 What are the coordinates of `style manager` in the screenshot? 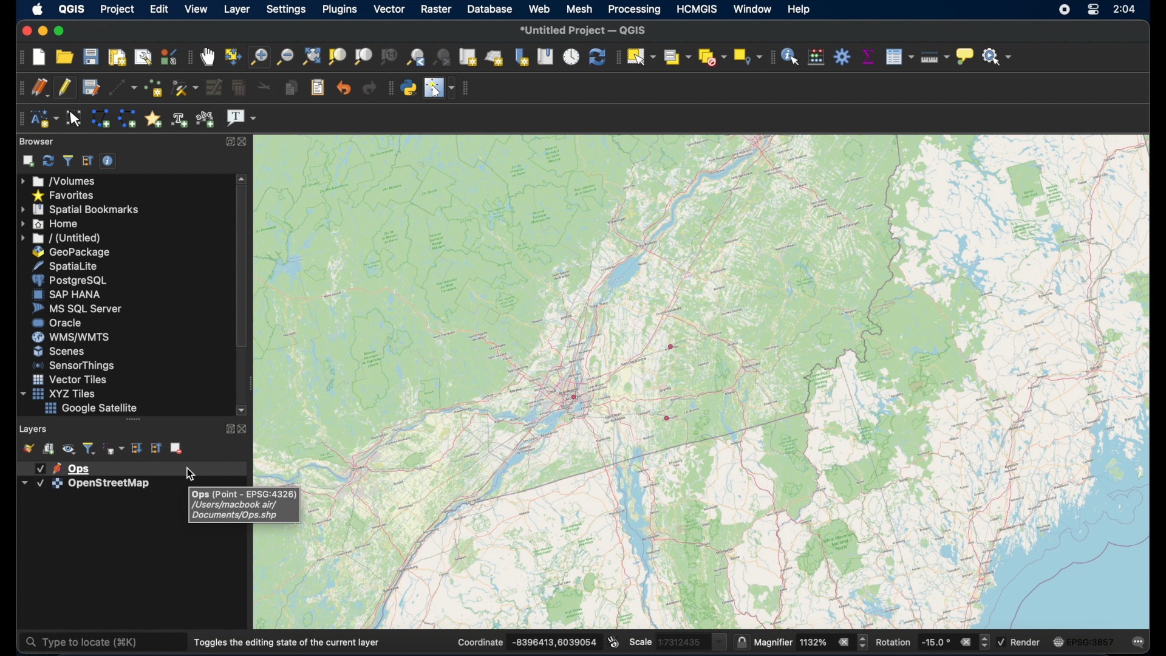 It's located at (168, 57).